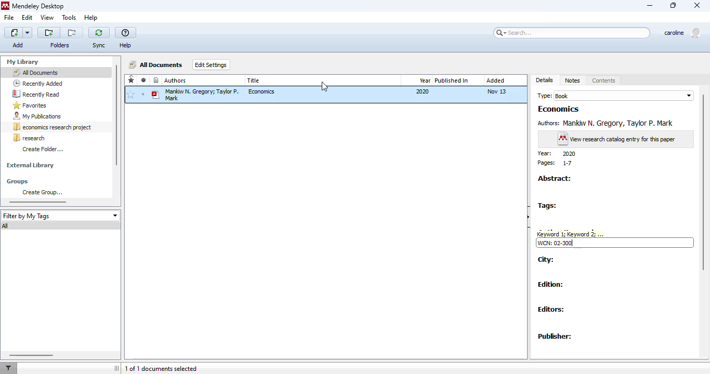 Image resolution: width=710 pixels, height=374 pixels. Describe the element at coordinates (99, 38) in the screenshot. I see `sync` at that location.